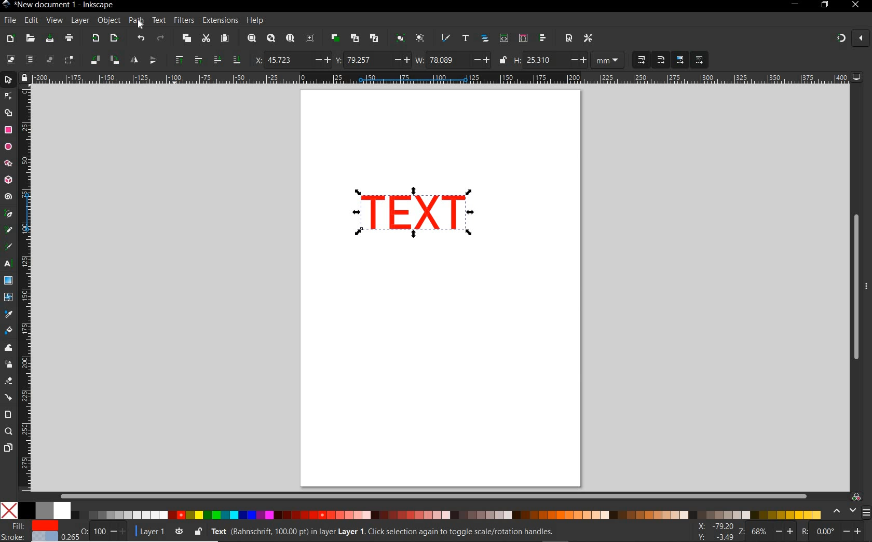  Describe the element at coordinates (608, 61) in the screenshot. I see `MEASUREMENT` at that location.